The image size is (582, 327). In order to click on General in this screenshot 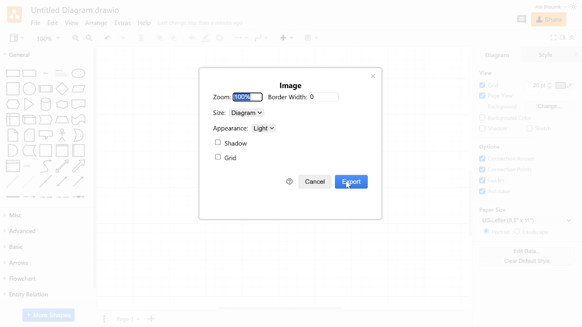, I will do `click(16, 54)`.